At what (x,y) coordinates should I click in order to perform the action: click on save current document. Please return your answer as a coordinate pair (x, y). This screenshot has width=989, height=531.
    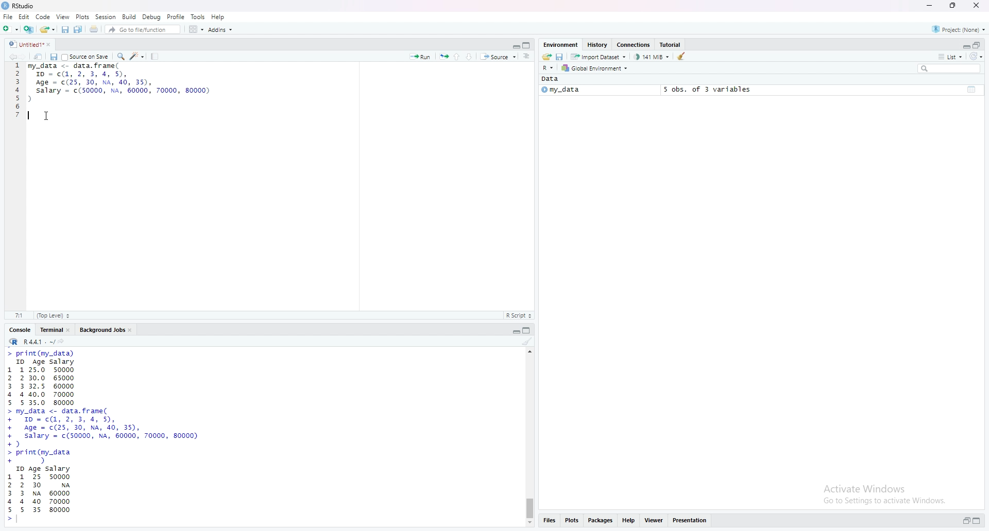
    Looking at the image, I should click on (64, 30).